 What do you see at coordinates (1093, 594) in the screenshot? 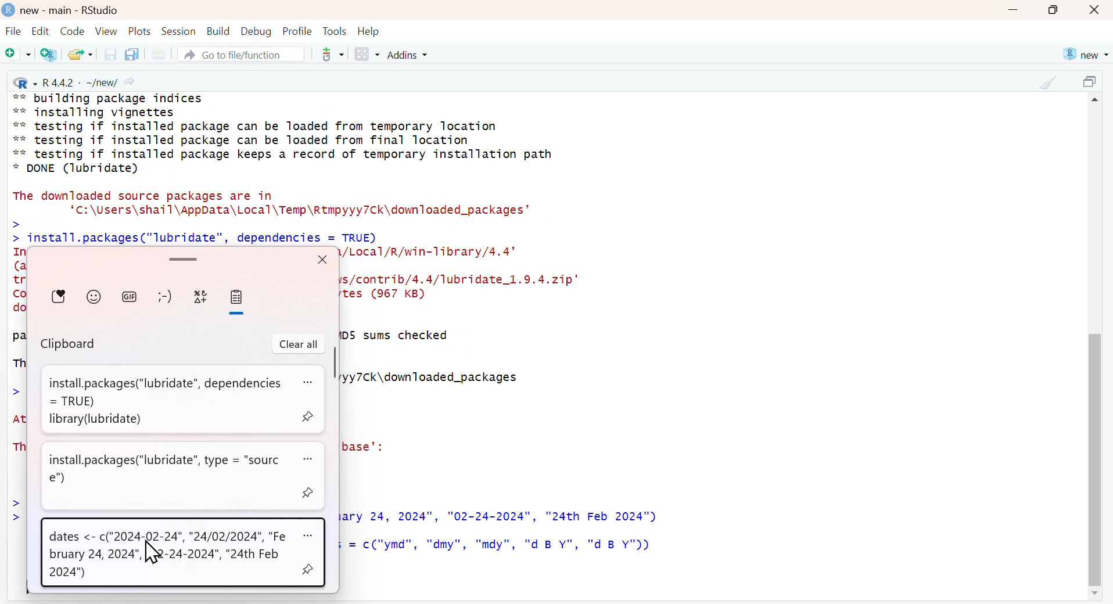
I see `scroll down` at bounding box center [1093, 594].